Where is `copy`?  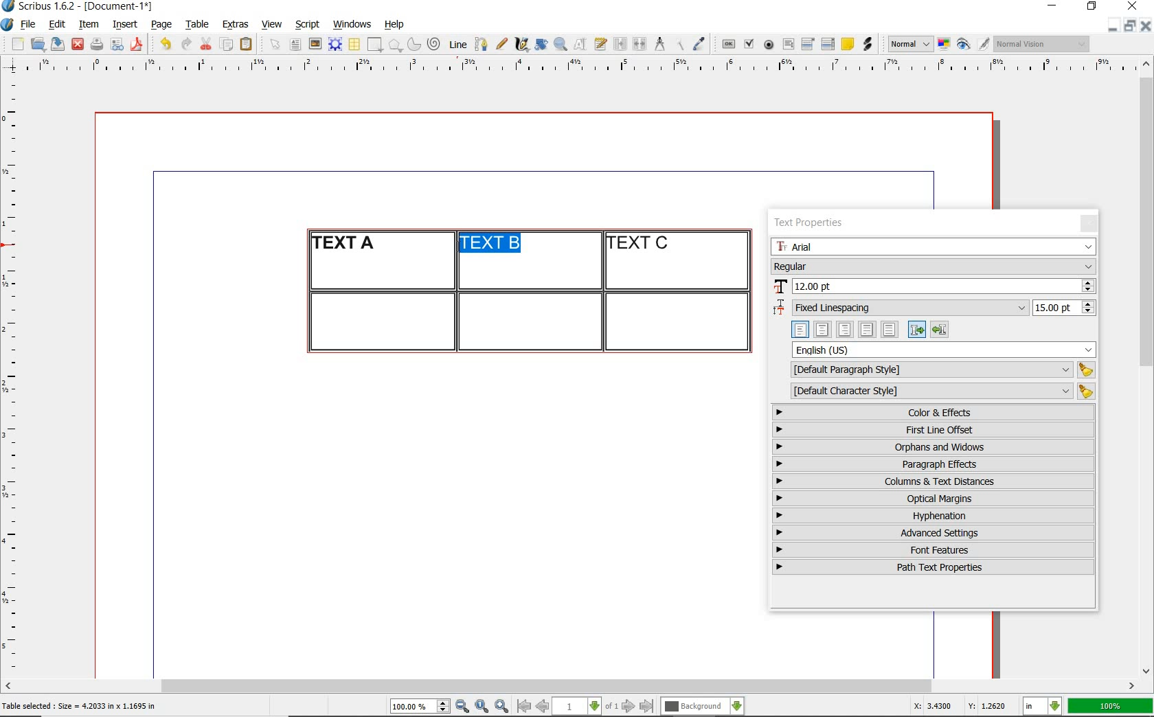
copy is located at coordinates (227, 45).